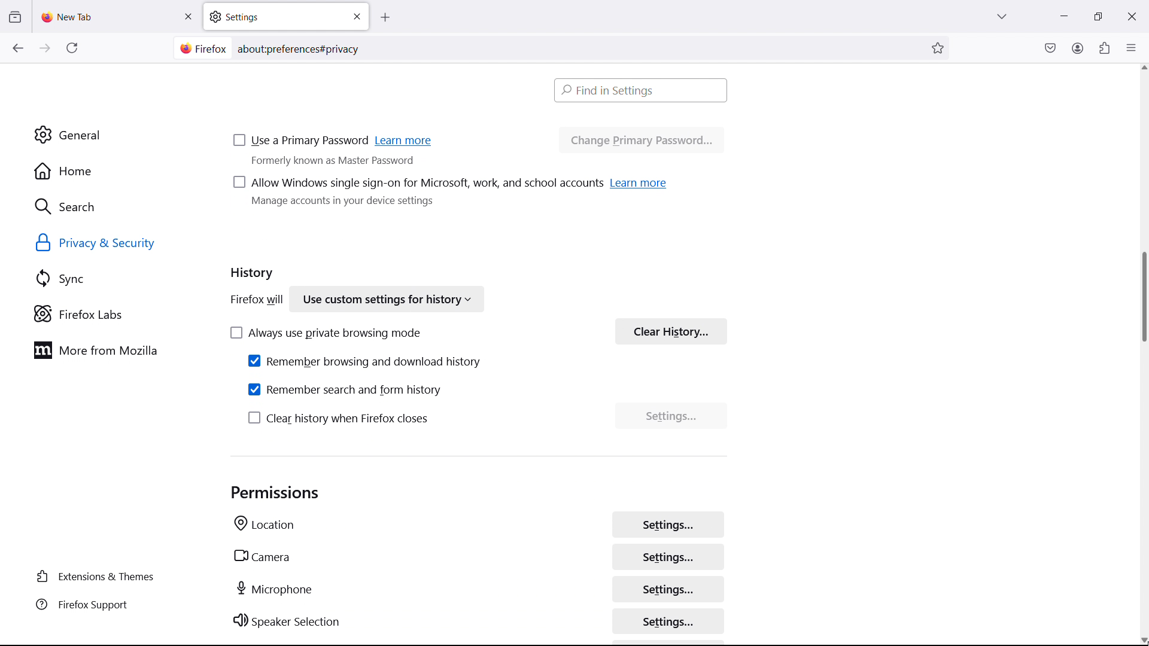 This screenshot has width=1149, height=646. I want to click on remember search and form history, so click(346, 388).